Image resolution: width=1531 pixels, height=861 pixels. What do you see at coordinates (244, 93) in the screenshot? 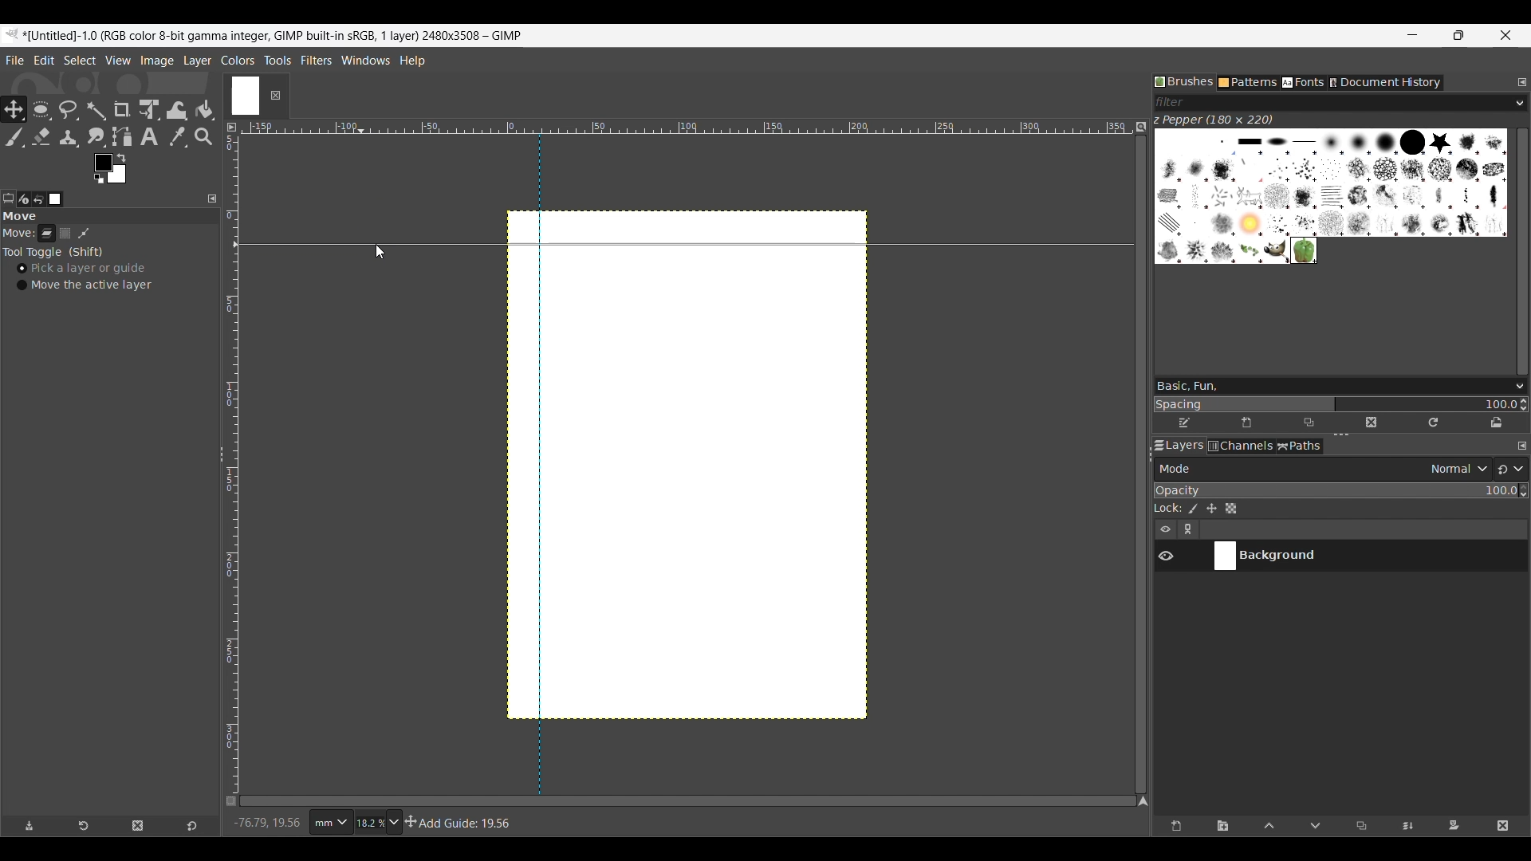
I see `Current tab` at bounding box center [244, 93].